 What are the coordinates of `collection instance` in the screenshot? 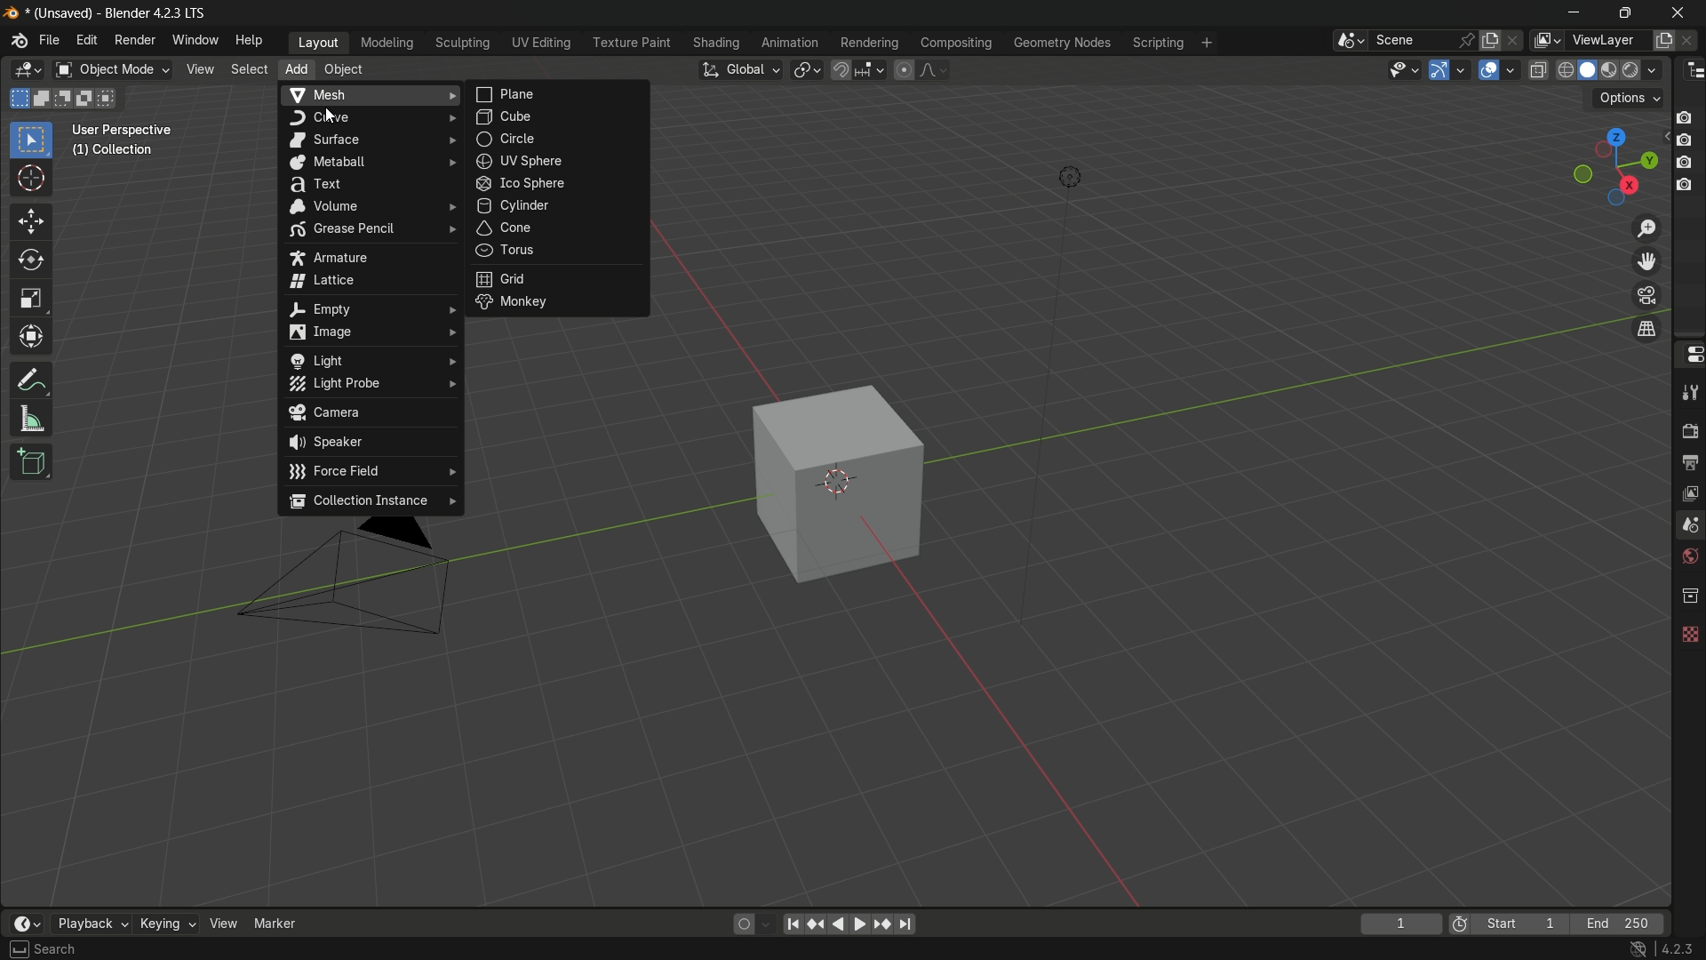 It's located at (371, 503).